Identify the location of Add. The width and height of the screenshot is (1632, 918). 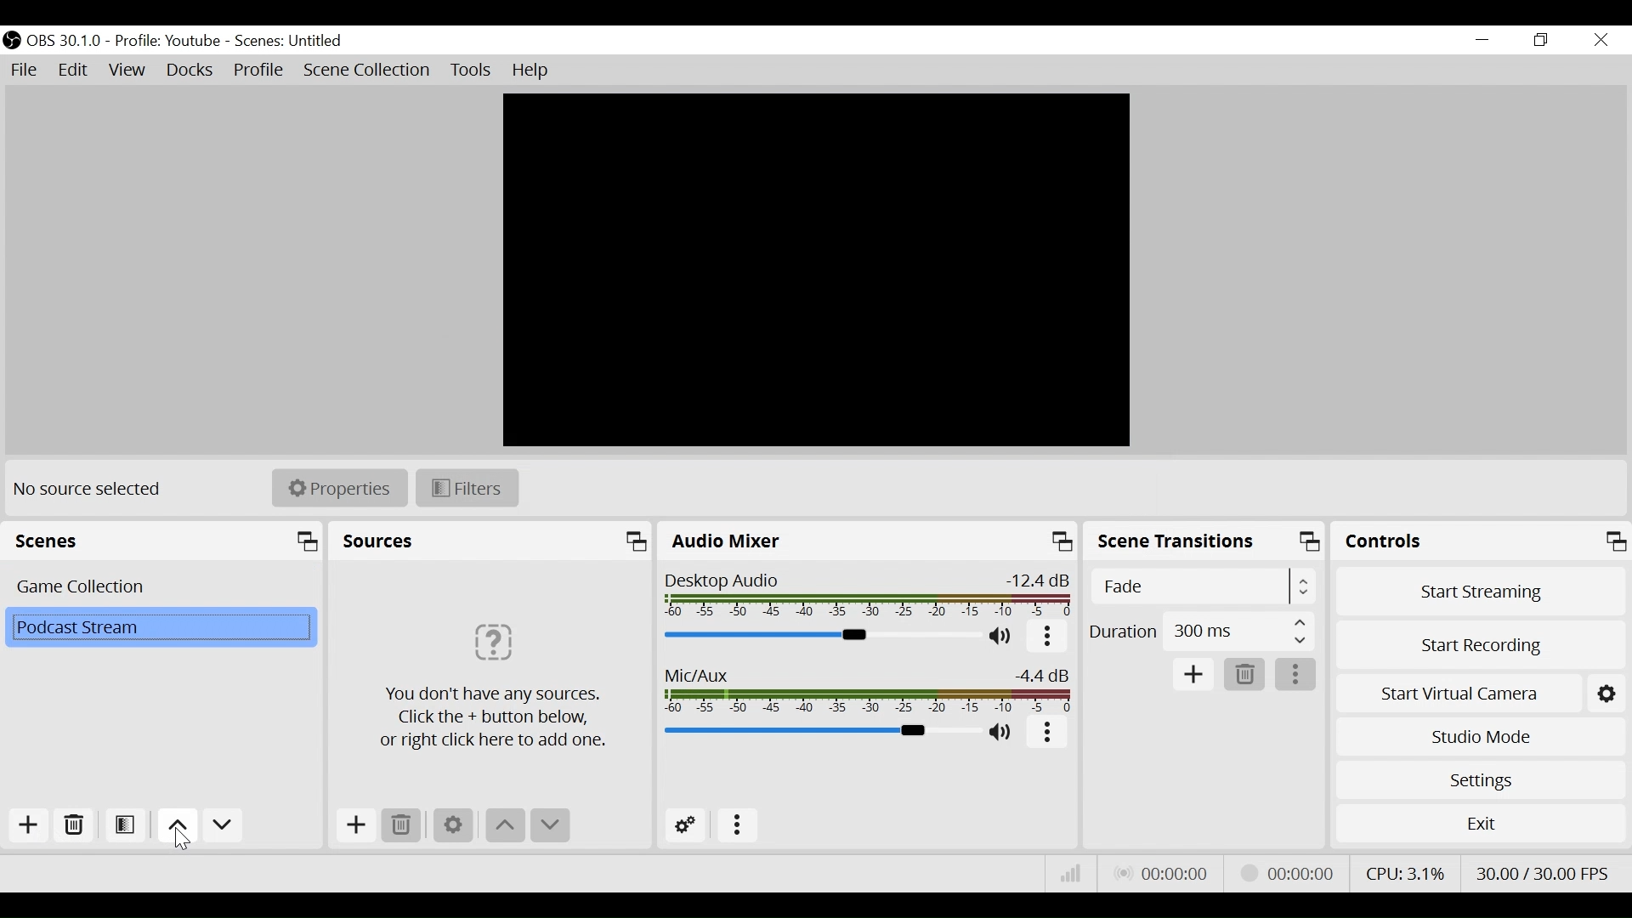
(26, 825).